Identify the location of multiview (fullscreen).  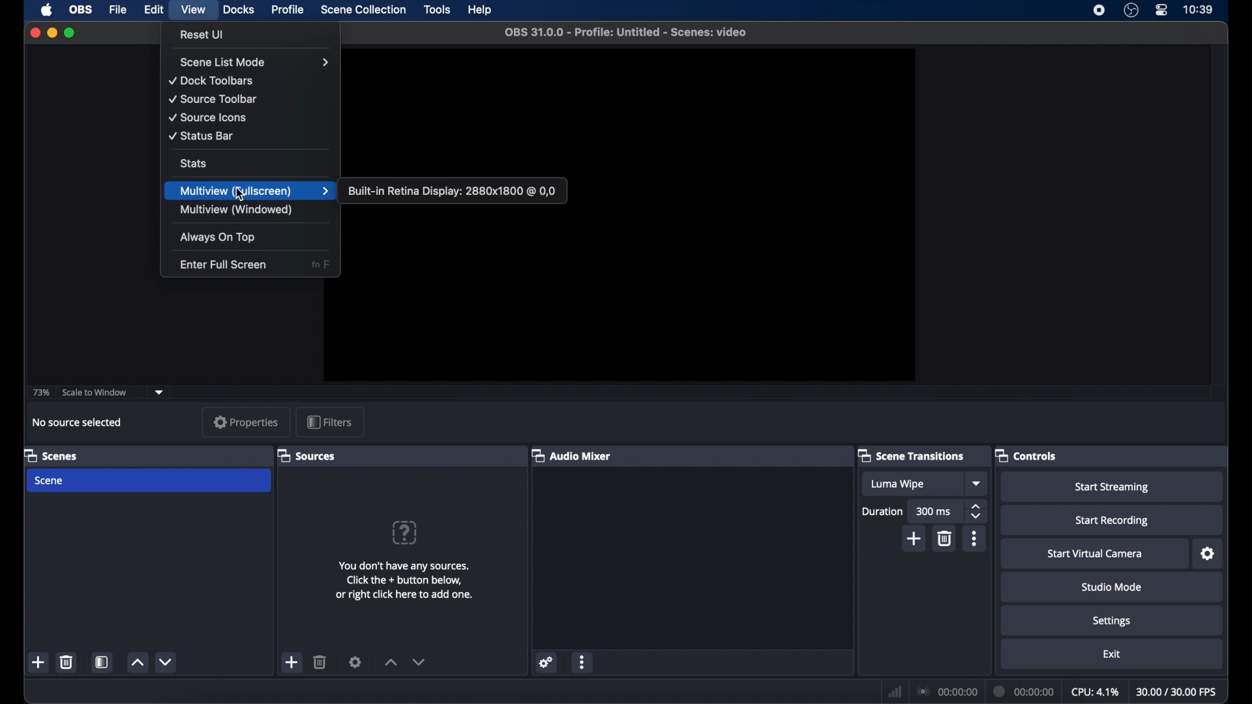
(256, 191).